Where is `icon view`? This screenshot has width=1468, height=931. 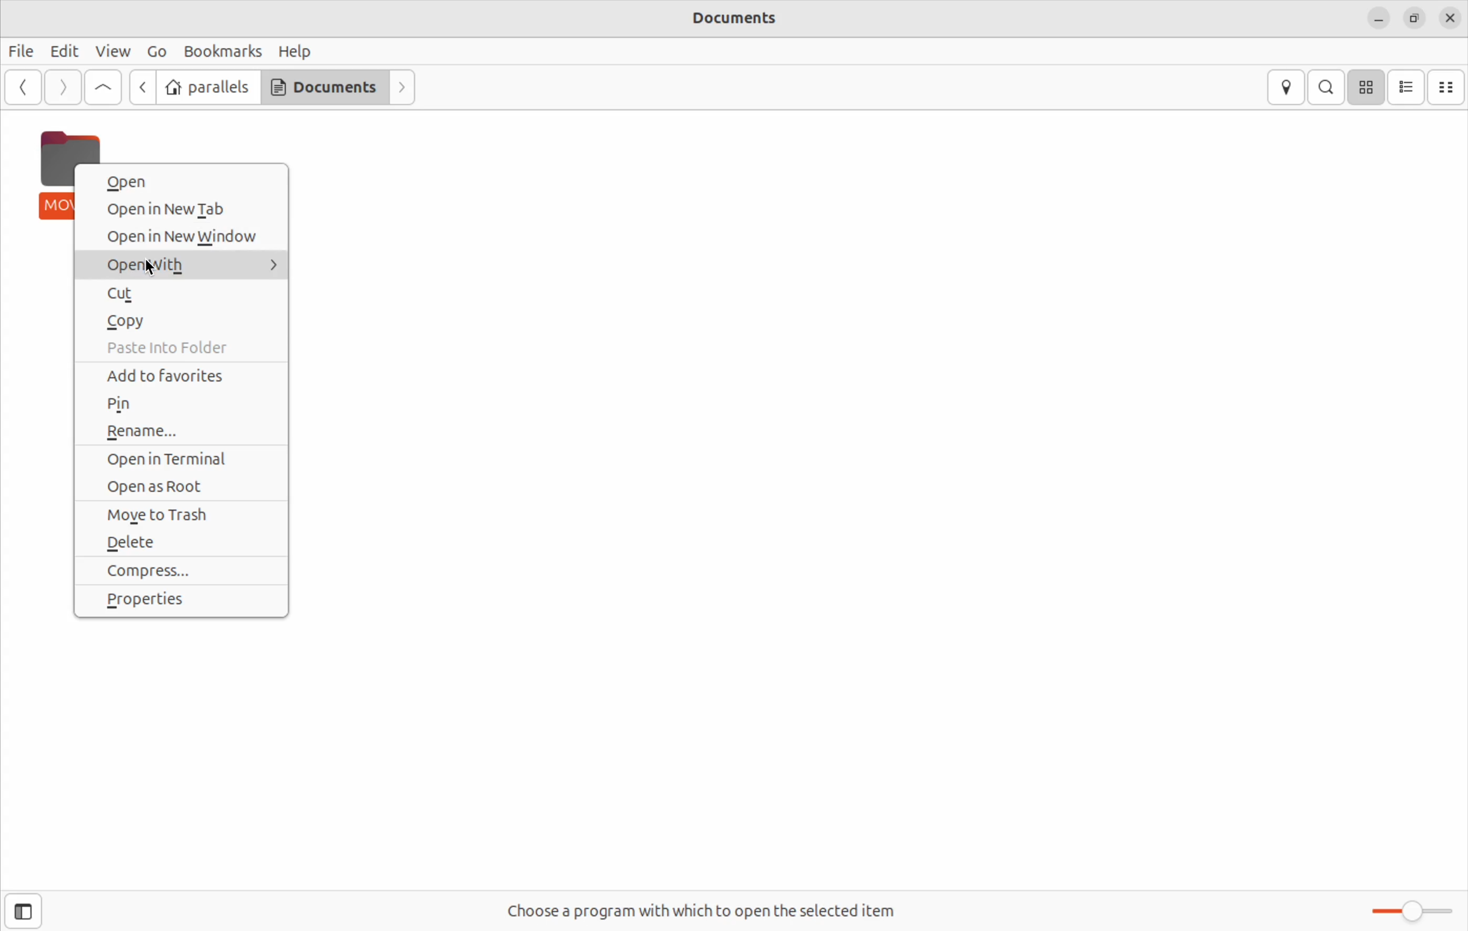
icon view is located at coordinates (1366, 87).